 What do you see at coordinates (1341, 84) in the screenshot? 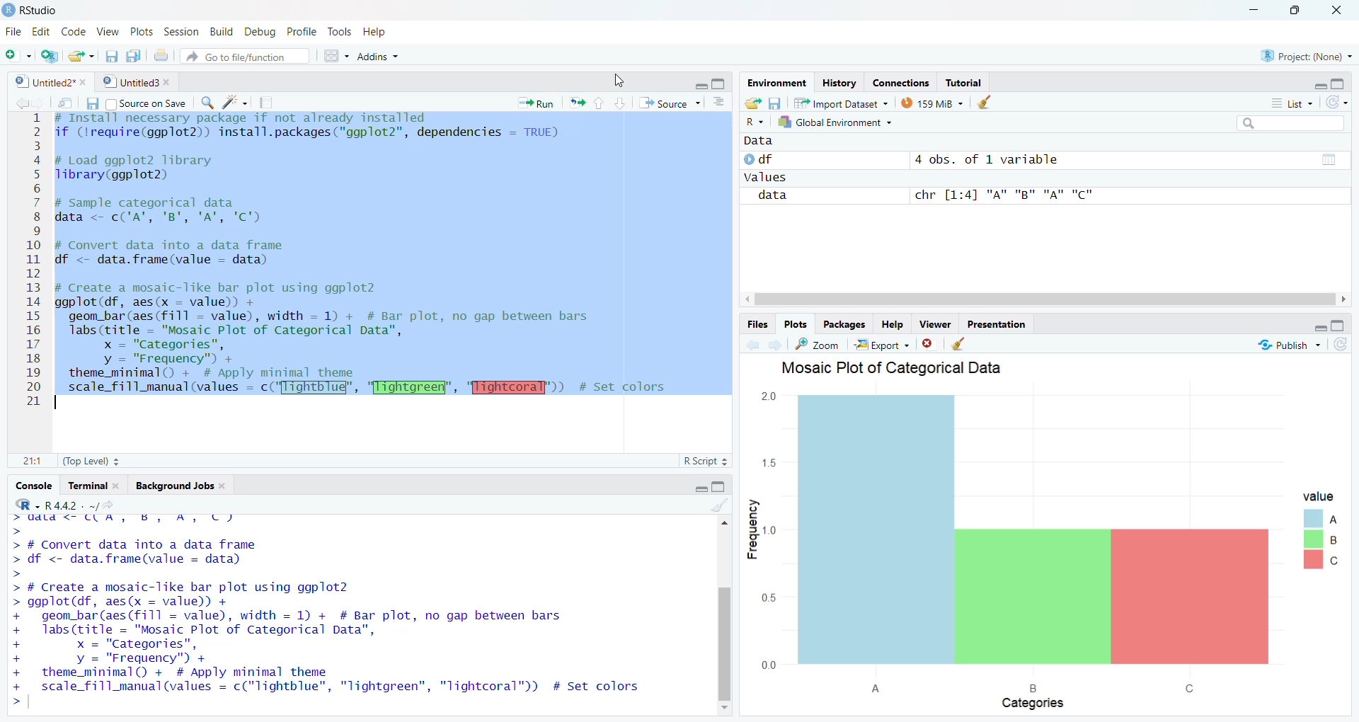
I see `Maximize` at bounding box center [1341, 84].